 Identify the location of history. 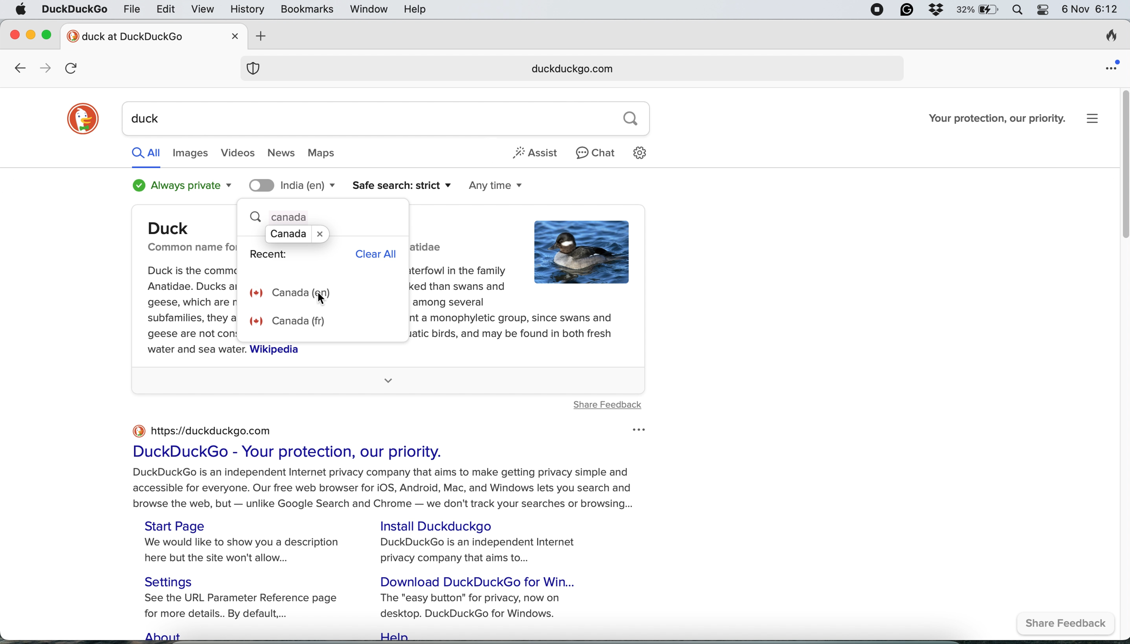
(246, 9).